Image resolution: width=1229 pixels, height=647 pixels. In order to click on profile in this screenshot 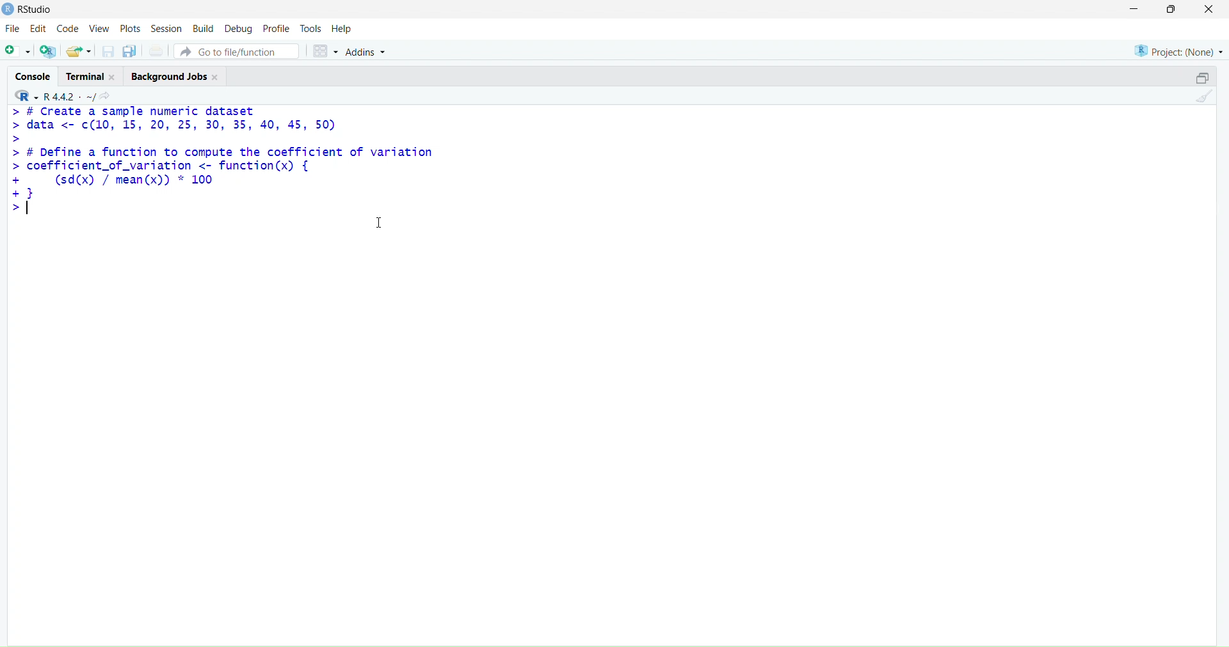, I will do `click(277, 29)`.